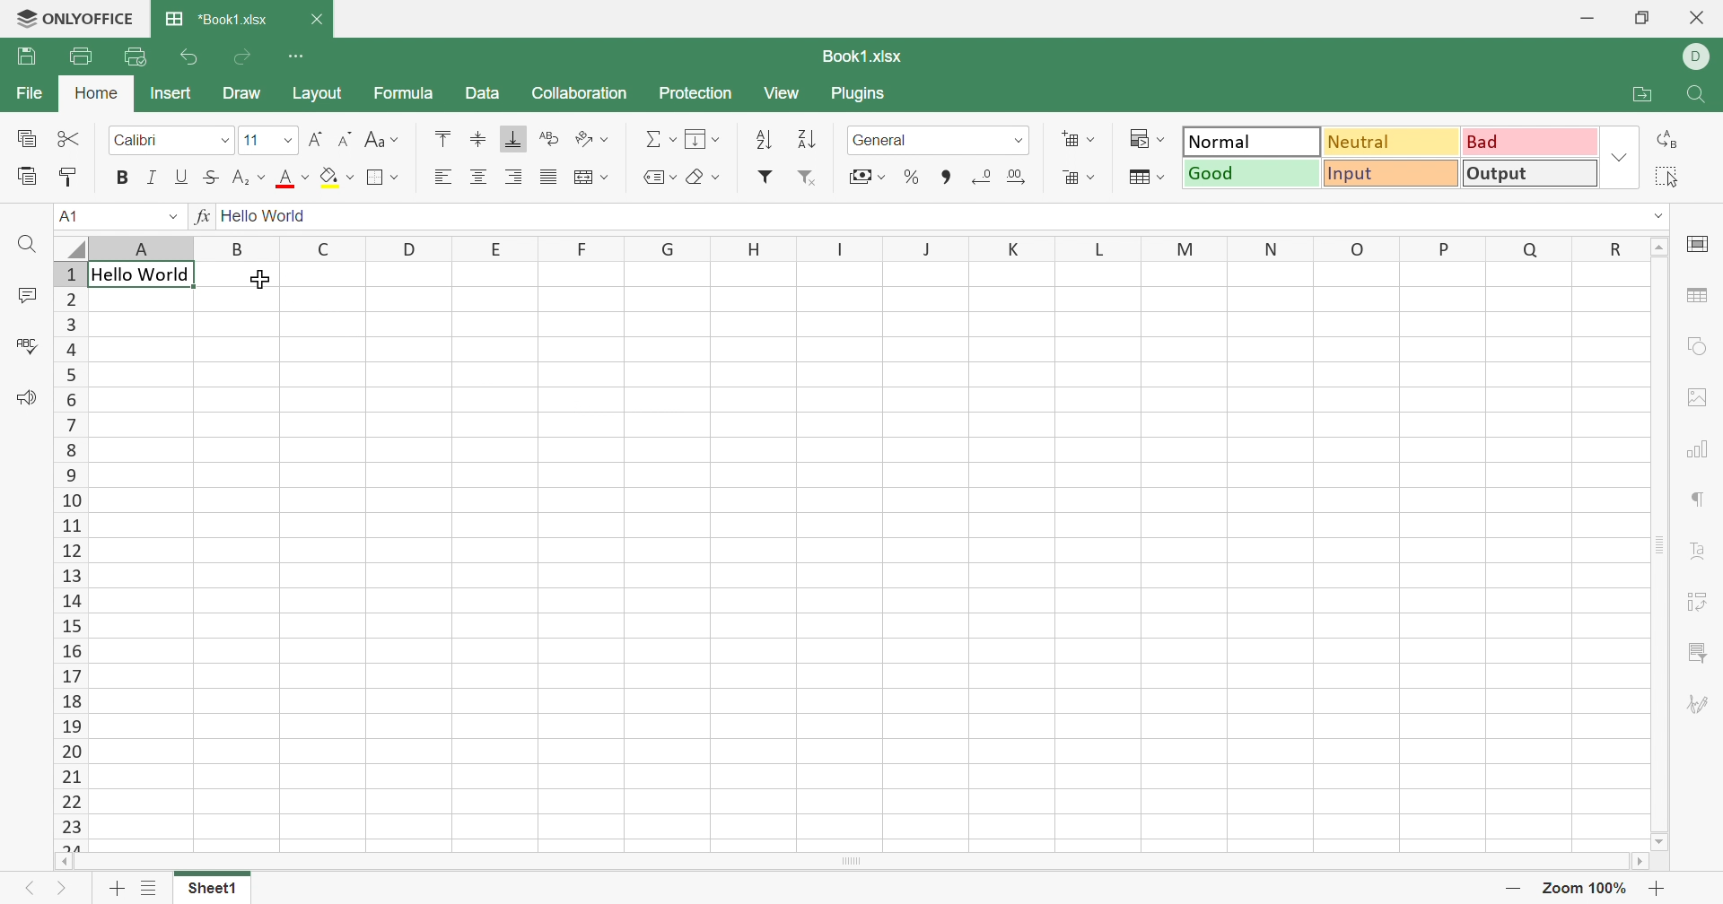 The height and width of the screenshot is (904, 1723). I want to click on Hello World, so click(140, 274).